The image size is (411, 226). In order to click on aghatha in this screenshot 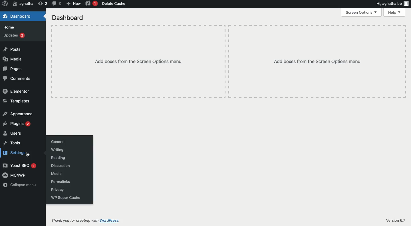, I will do `click(21, 4)`.